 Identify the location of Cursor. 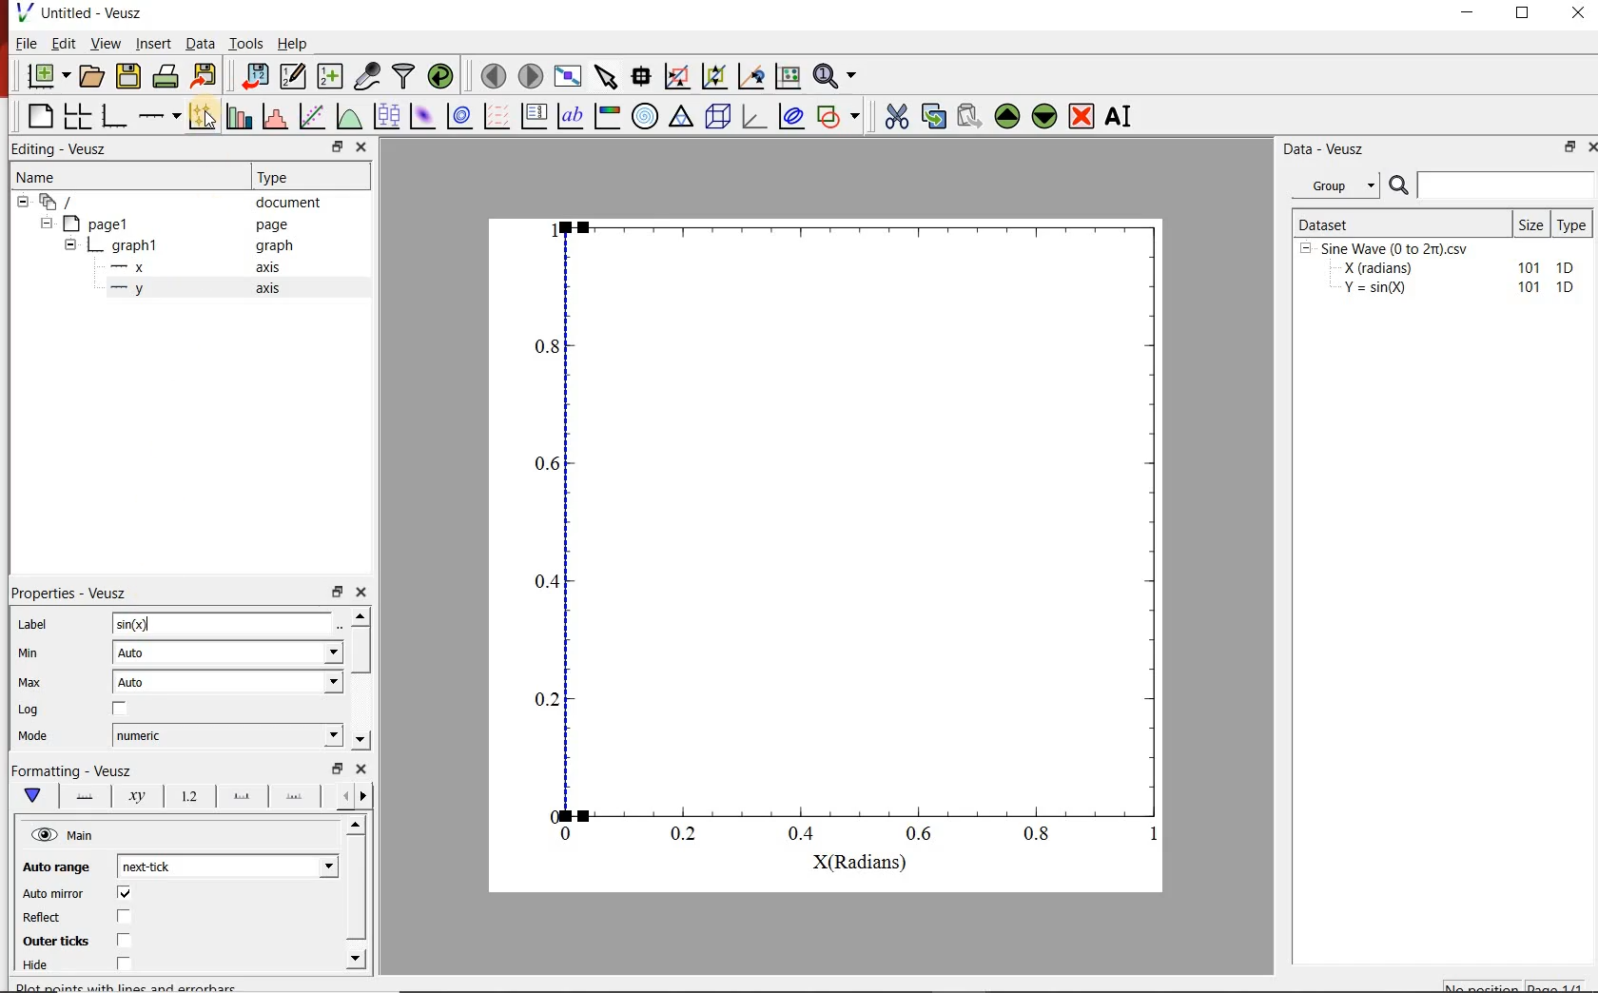
(144, 622).